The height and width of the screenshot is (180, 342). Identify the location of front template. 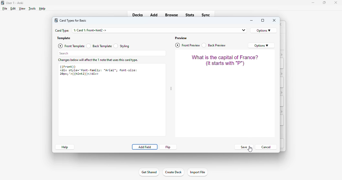
(71, 46).